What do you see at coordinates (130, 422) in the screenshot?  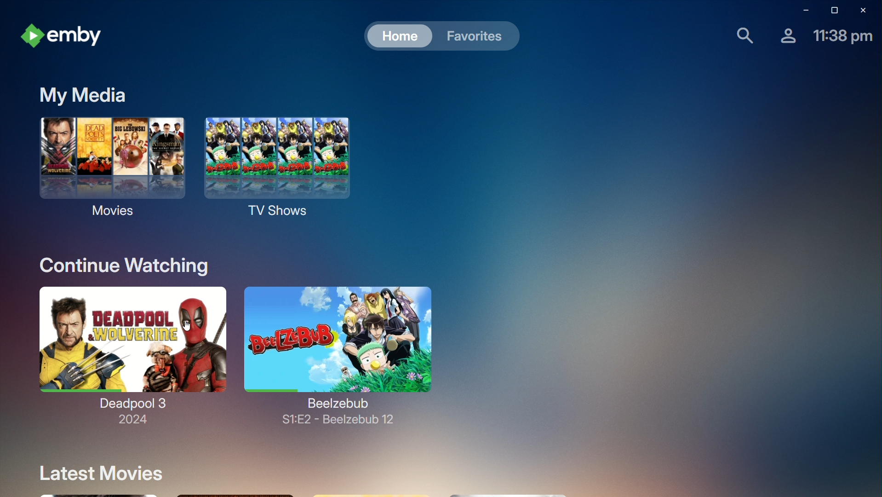 I see `2024` at bounding box center [130, 422].